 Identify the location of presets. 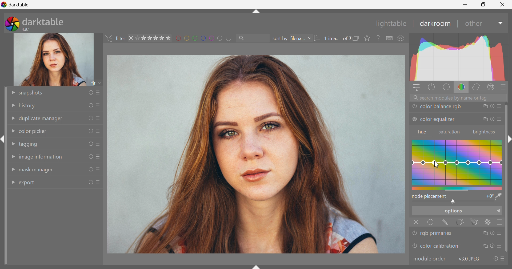
(98, 157).